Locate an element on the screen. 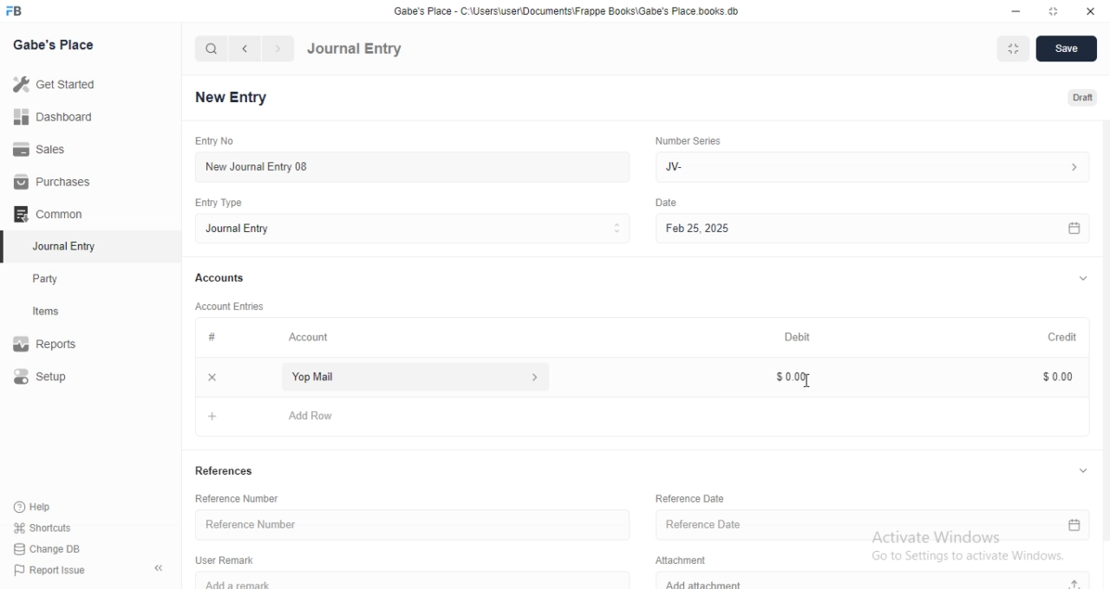  Items is located at coordinates (62, 313).